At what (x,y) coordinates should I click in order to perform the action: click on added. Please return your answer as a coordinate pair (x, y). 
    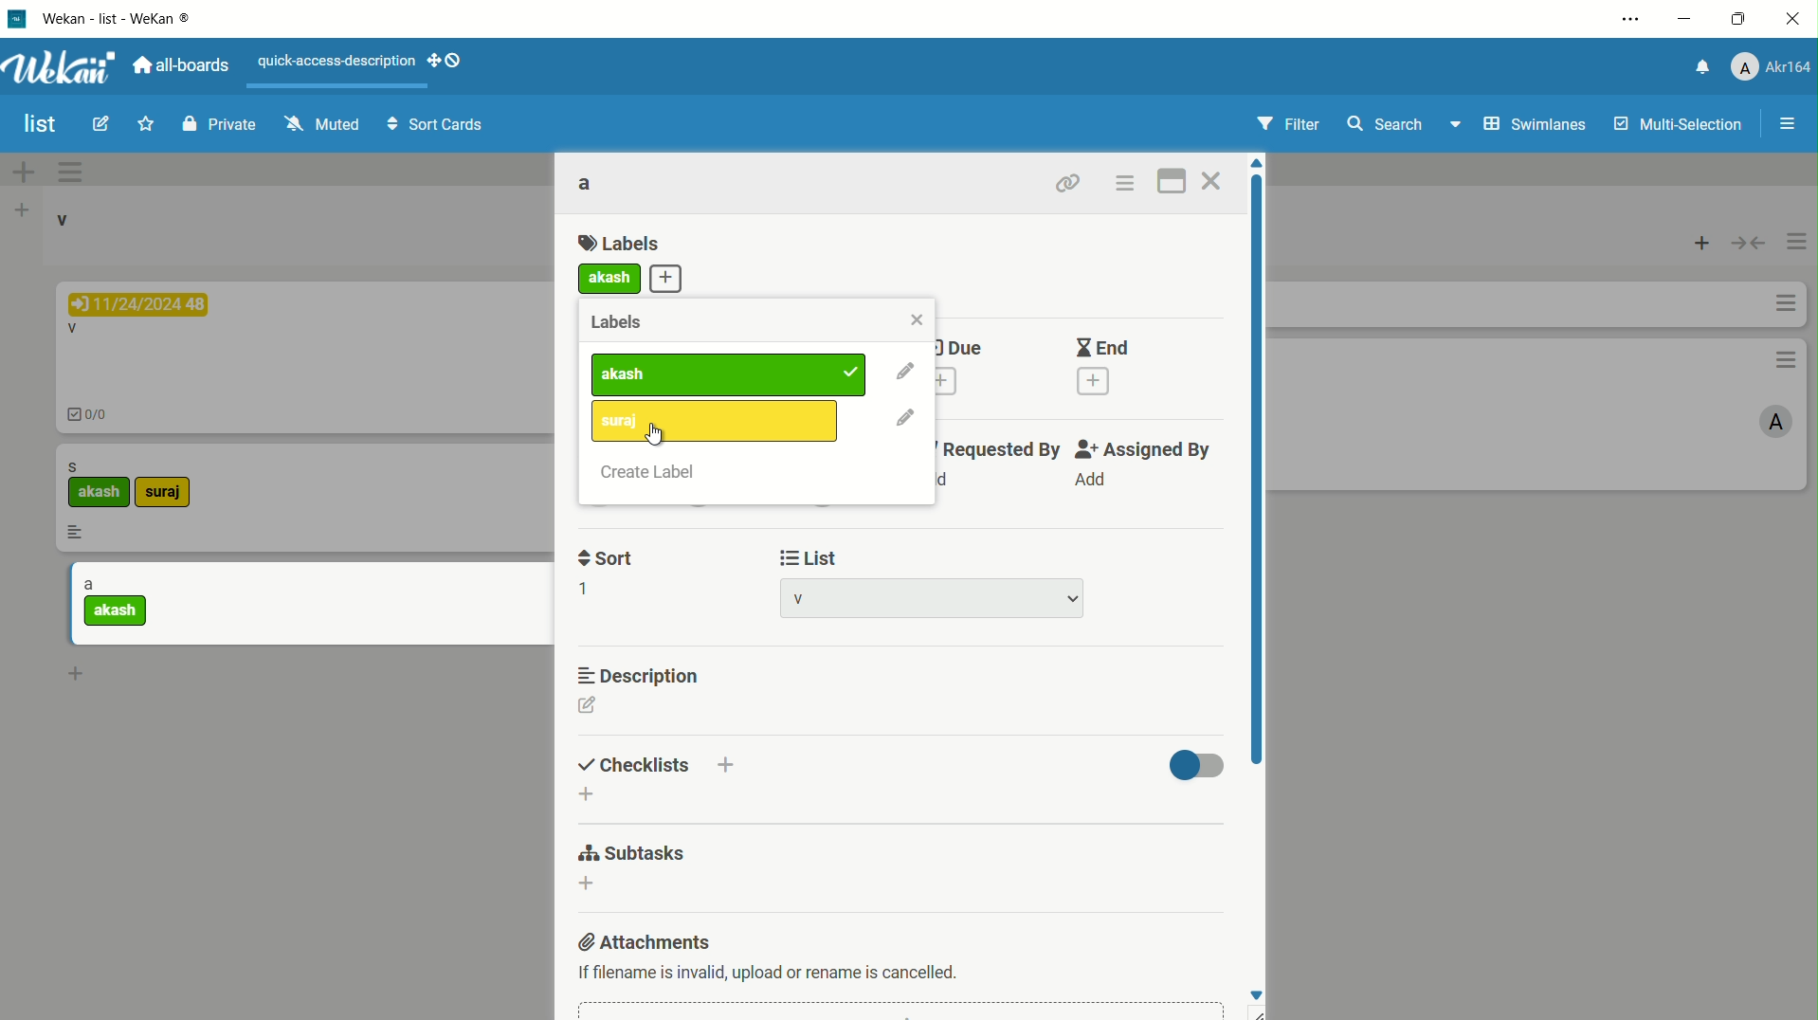
    Looking at the image, I should click on (852, 373).